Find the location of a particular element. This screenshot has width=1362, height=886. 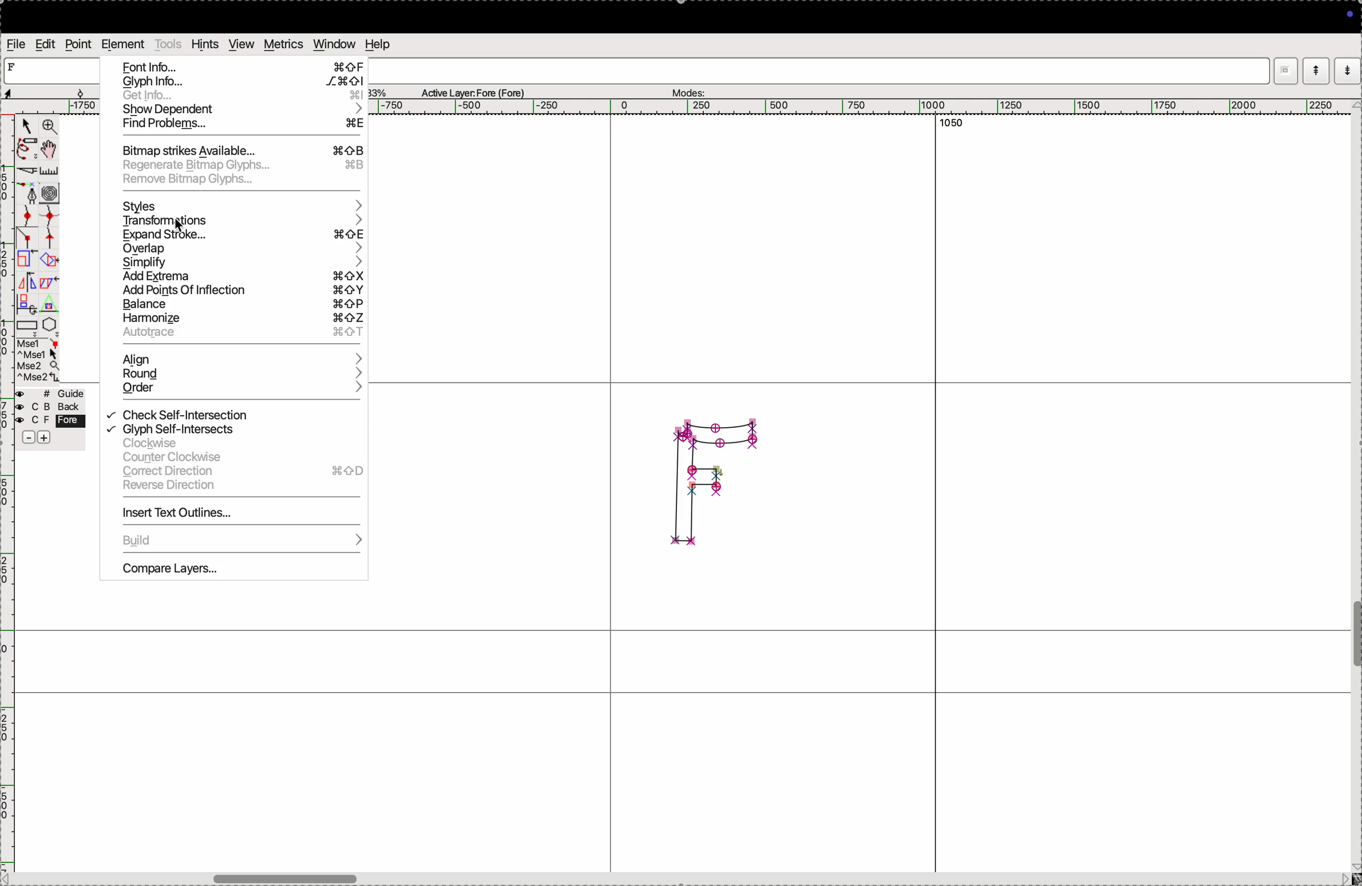

remove bit map glyph is located at coordinates (241, 181).